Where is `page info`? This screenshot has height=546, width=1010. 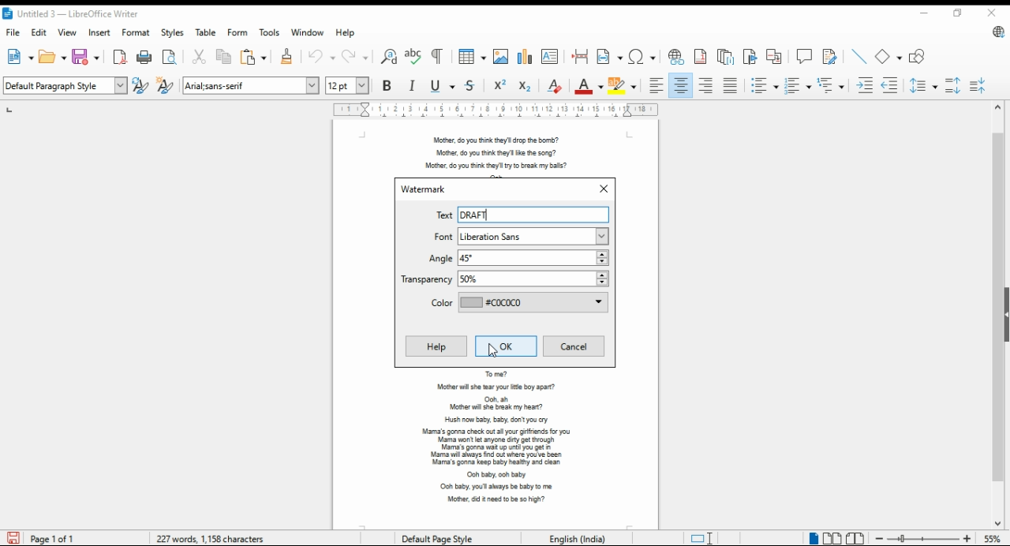
page info is located at coordinates (45, 539).